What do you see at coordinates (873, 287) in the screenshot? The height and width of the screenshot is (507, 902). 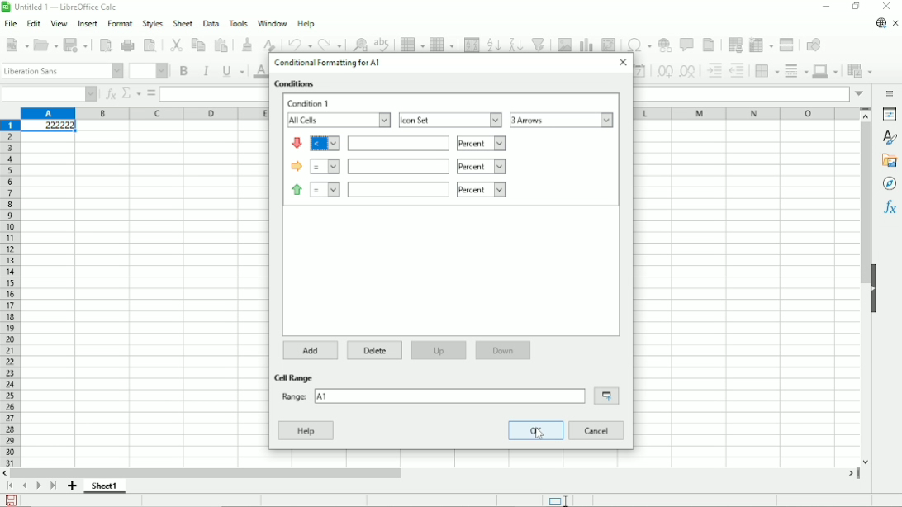 I see `Hide` at bounding box center [873, 287].